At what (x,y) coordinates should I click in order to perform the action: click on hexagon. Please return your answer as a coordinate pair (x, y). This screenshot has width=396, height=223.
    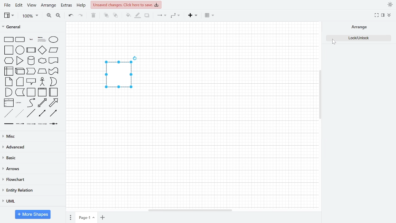
    Looking at the image, I should click on (8, 60).